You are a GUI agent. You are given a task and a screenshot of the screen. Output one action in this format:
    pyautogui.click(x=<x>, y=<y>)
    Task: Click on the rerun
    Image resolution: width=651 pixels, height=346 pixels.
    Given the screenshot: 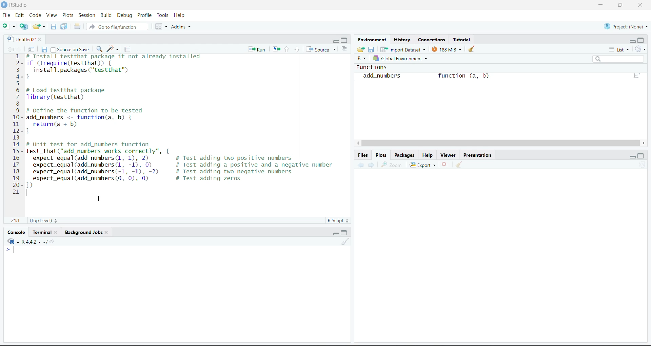 What is the action you would take?
    pyautogui.click(x=276, y=49)
    